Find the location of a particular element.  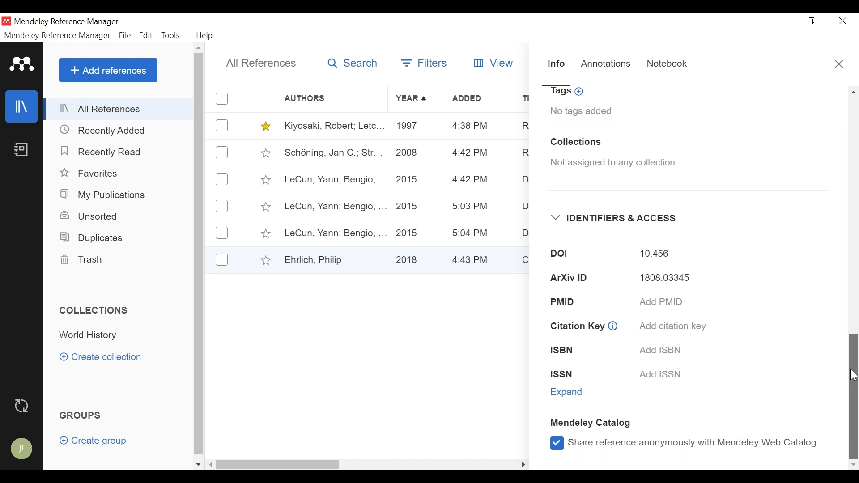

All References is located at coordinates (120, 110).